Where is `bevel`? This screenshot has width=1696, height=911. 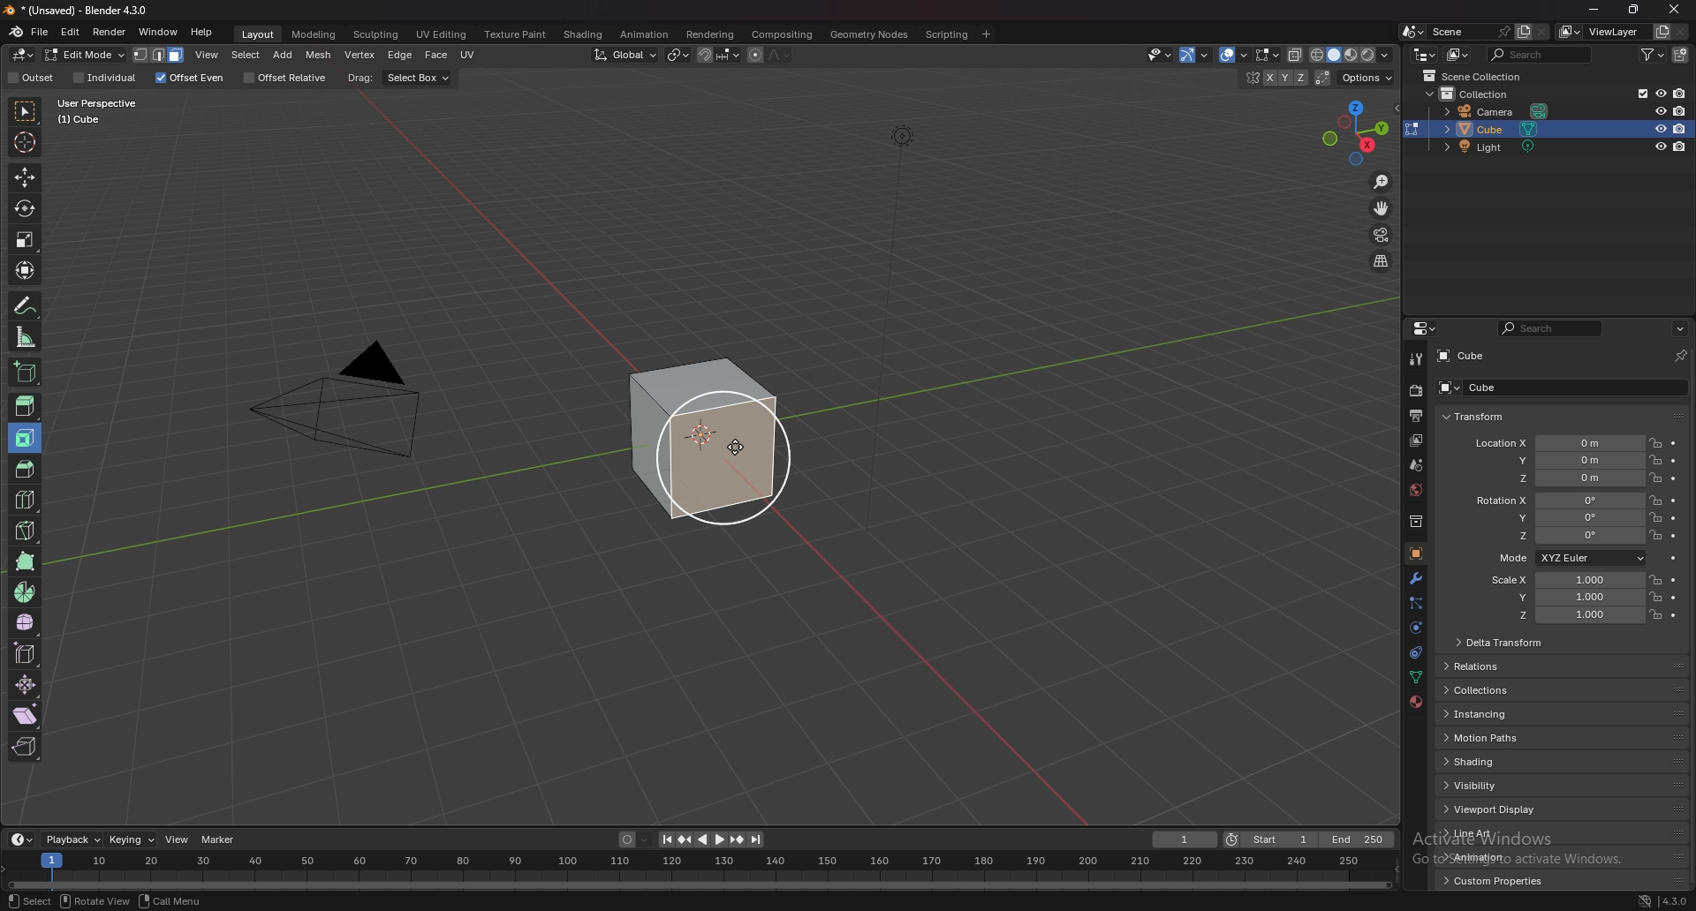 bevel is located at coordinates (21, 467).